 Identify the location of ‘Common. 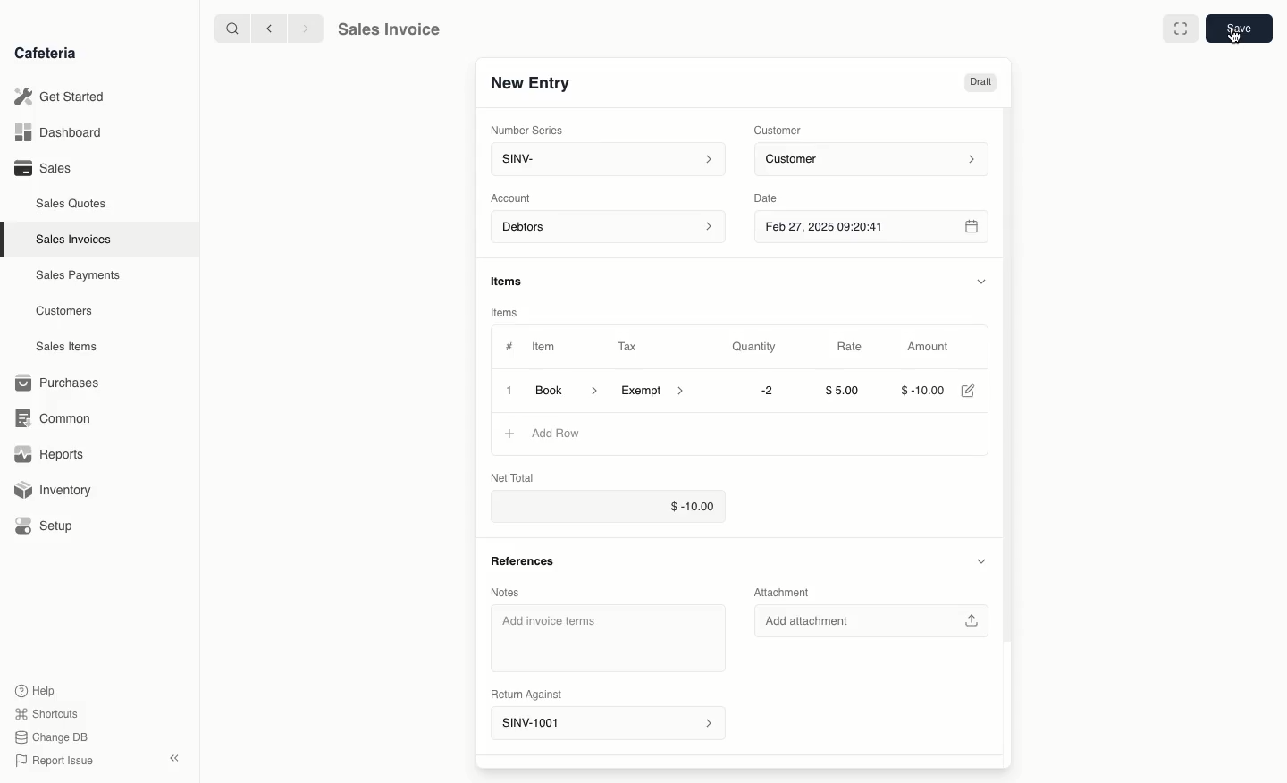
(54, 417).